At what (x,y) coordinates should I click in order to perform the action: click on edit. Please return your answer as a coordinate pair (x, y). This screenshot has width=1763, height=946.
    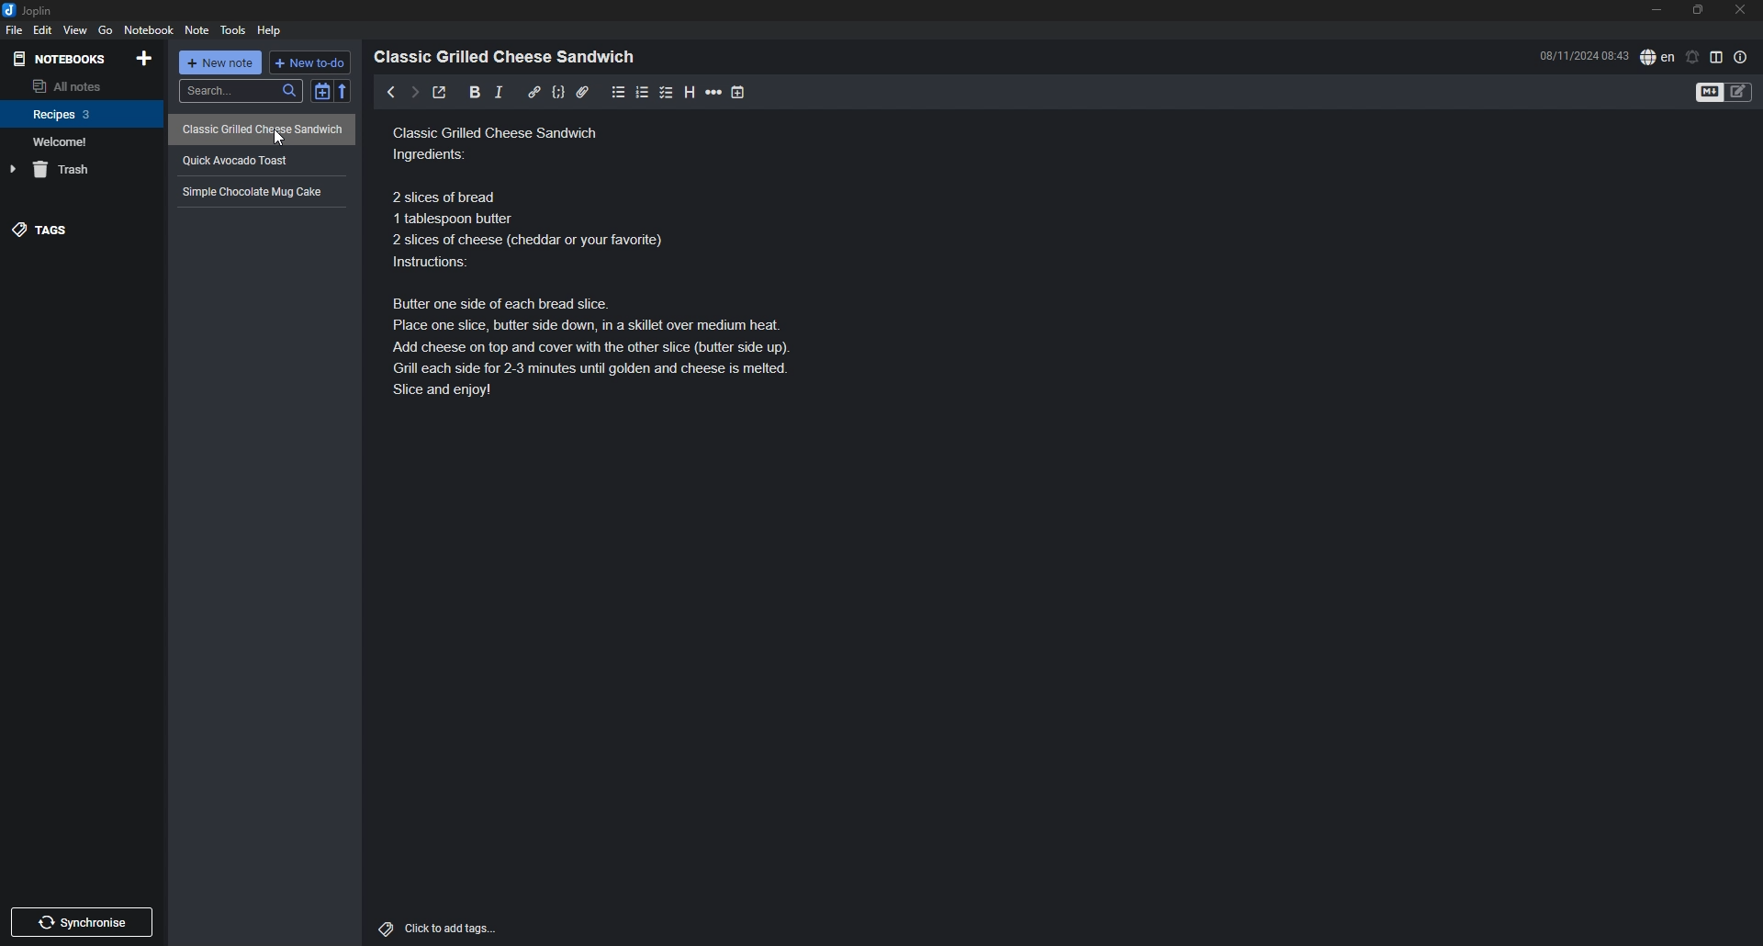
    Looking at the image, I should click on (41, 30).